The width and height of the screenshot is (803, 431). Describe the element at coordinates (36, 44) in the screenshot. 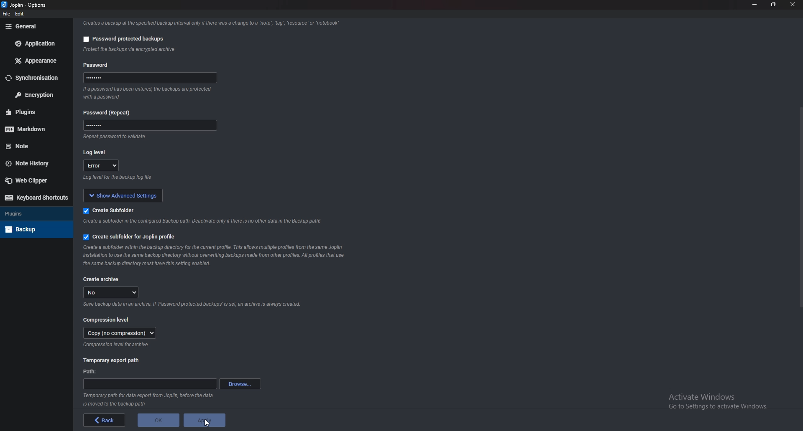

I see `Application` at that location.